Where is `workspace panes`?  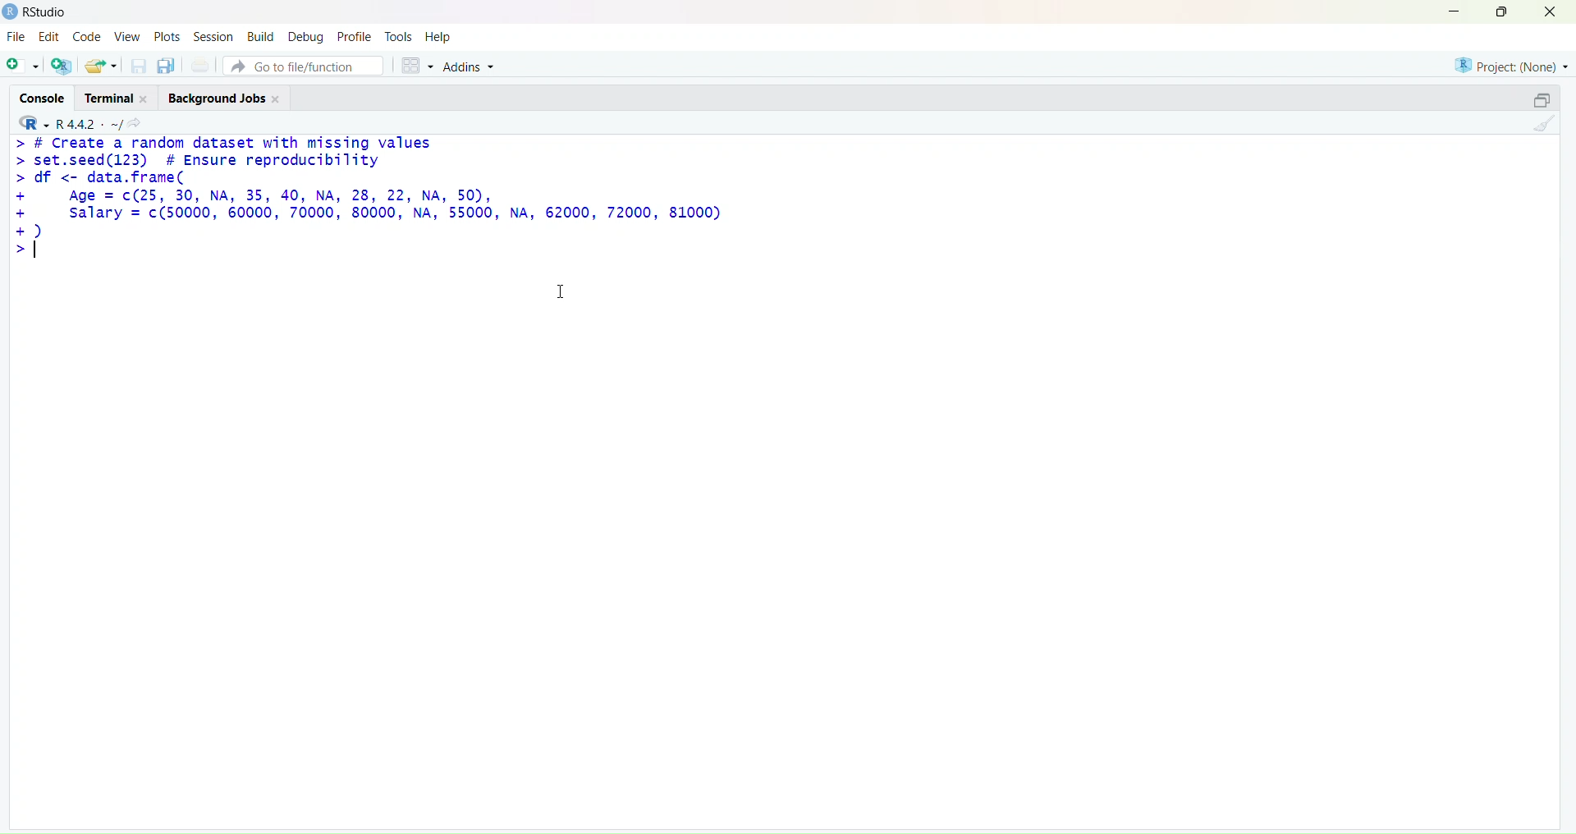
workspace panes is located at coordinates (418, 67).